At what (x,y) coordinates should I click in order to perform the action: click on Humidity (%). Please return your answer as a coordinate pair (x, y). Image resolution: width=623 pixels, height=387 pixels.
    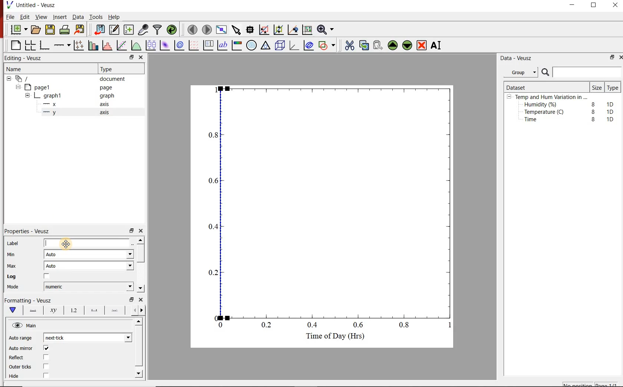
    Looking at the image, I should click on (542, 105).